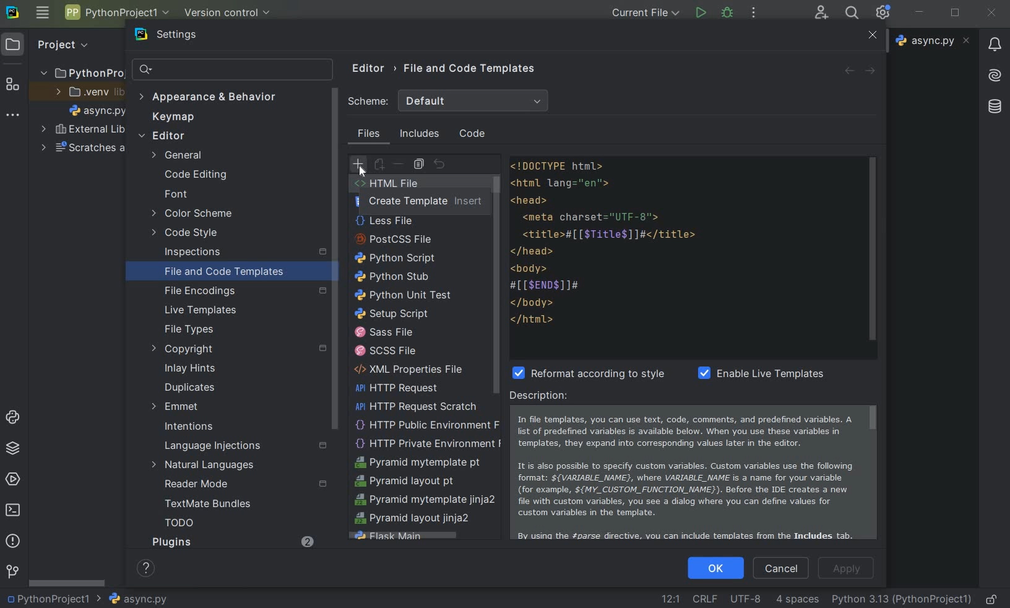 Image resolution: width=1010 pixels, height=608 pixels. What do you see at coordinates (231, 544) in the screenshot?
I see `Plugins` at bounding box center [231, 544].